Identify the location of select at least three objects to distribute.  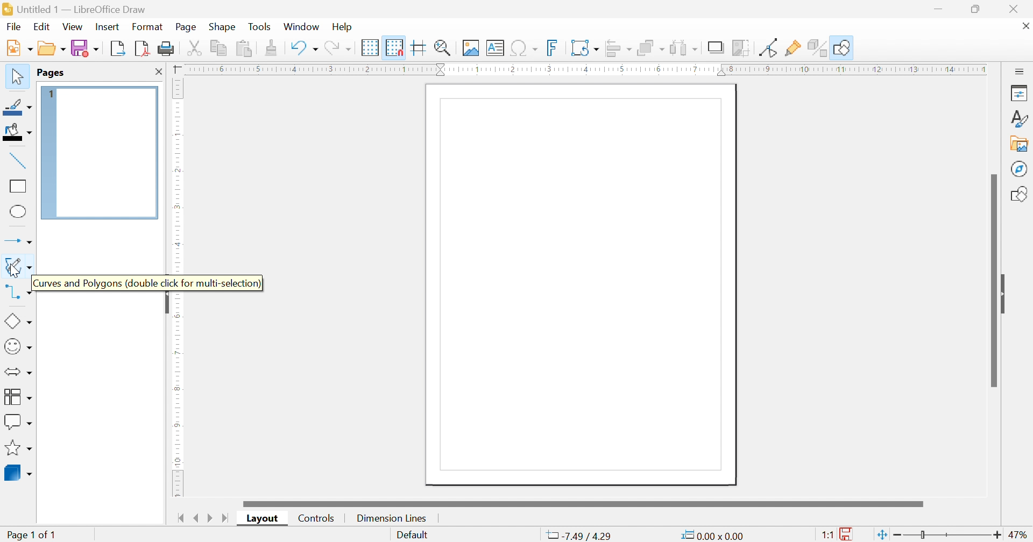
(684, 48).